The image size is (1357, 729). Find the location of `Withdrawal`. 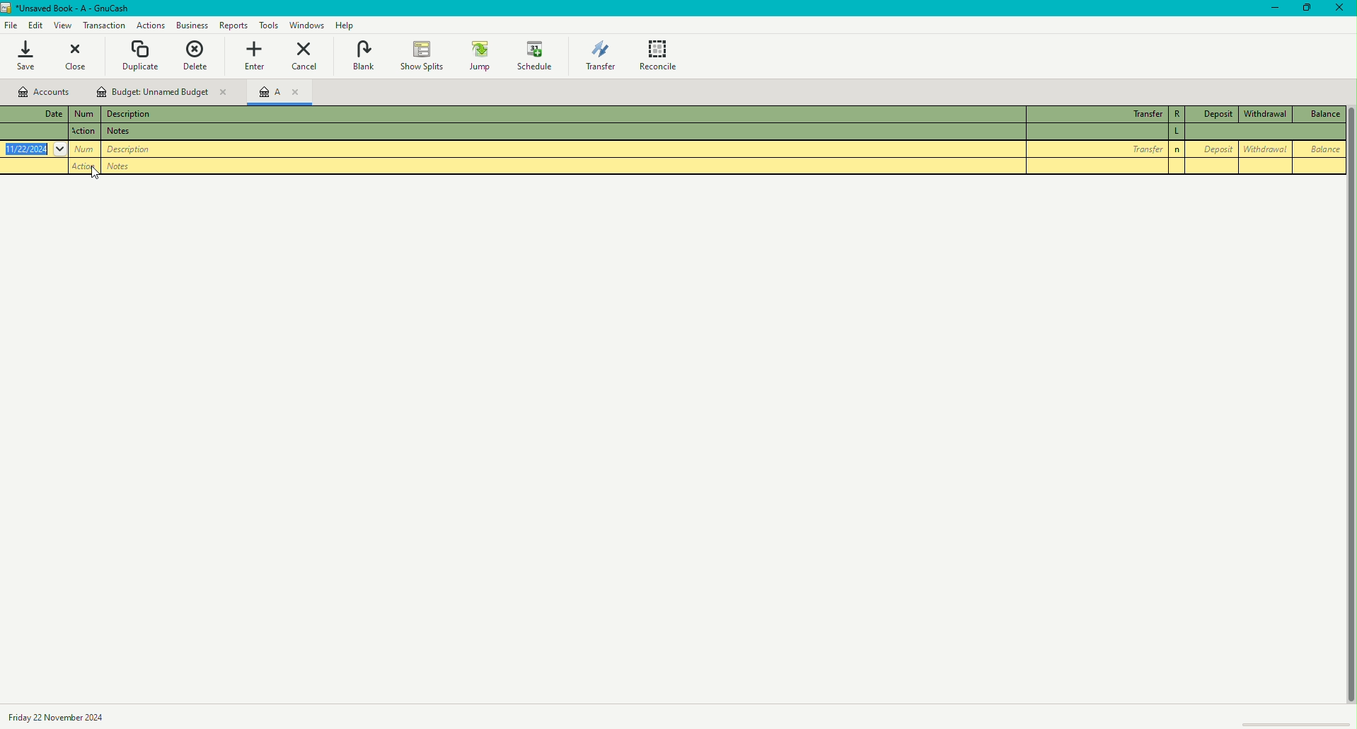

Withdrawal is located at coordinates (1267, 113).